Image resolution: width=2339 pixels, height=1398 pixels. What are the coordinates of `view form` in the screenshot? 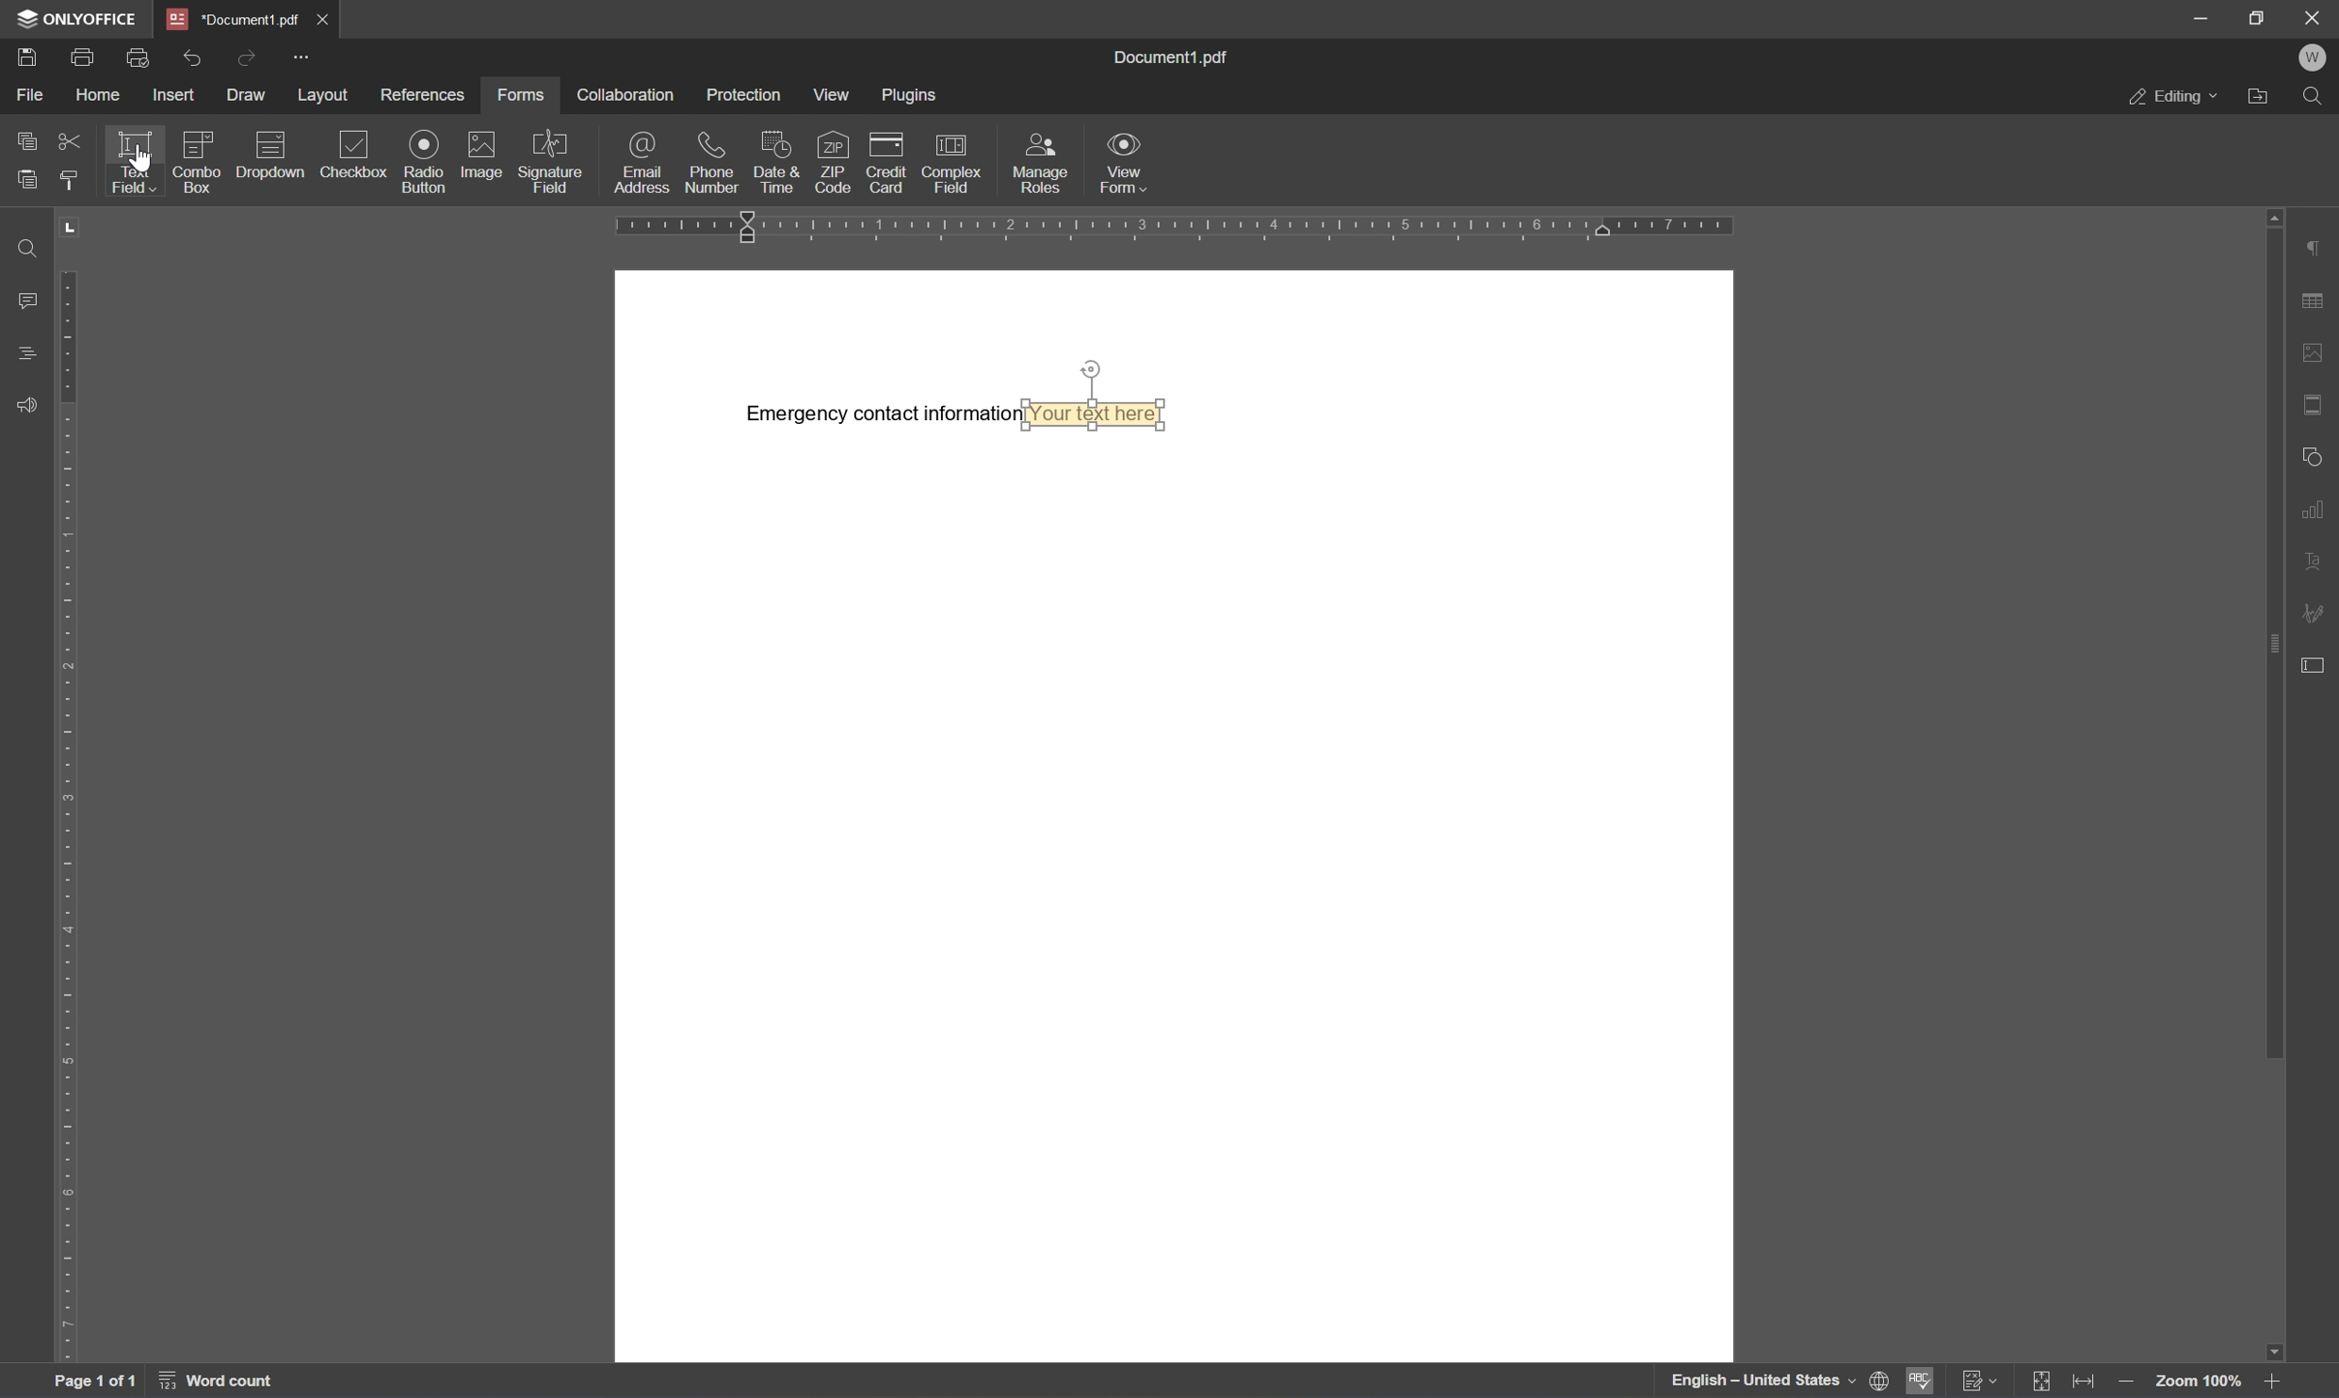 It's located at (1126, 163).